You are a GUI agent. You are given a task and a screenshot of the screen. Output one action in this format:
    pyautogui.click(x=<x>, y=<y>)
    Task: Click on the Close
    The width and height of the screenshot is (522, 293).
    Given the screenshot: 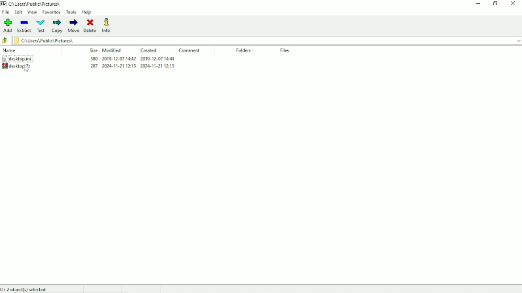 What is the action you would take?
    pyautogui.click(x=513, y=3)
    